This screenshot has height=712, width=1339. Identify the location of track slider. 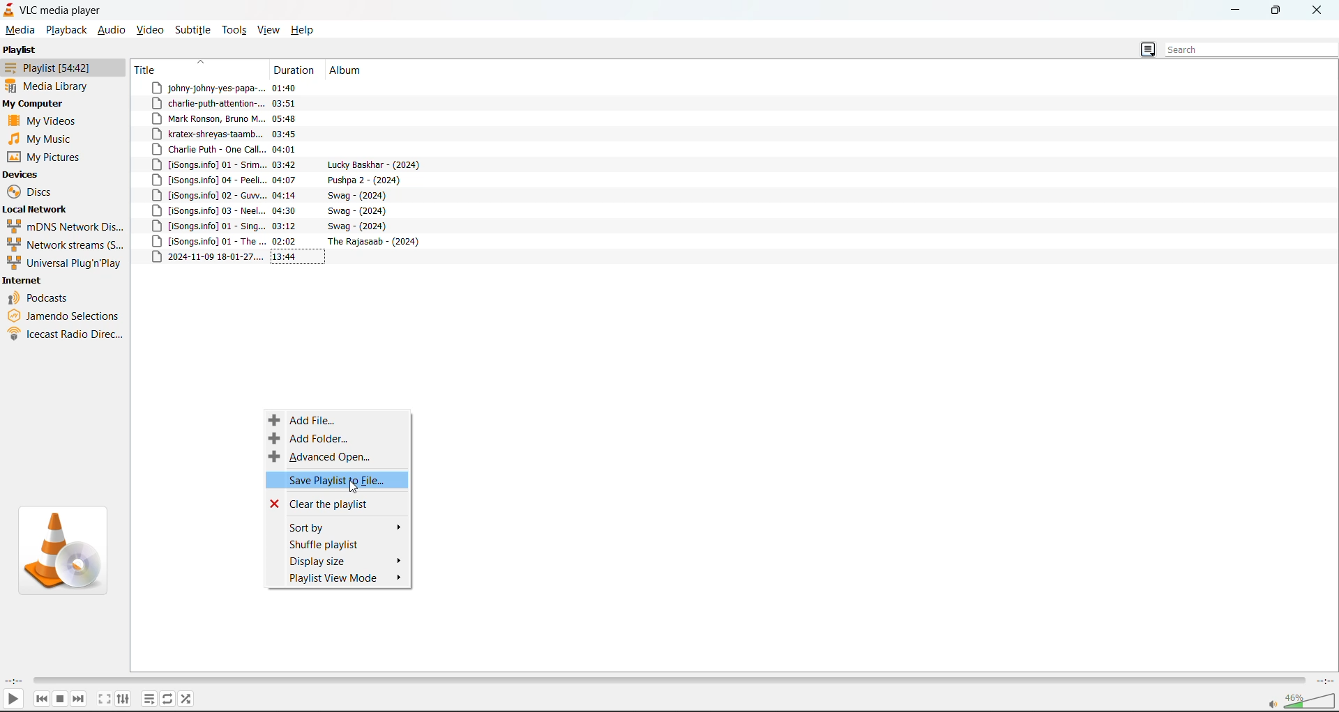
(667, 679).